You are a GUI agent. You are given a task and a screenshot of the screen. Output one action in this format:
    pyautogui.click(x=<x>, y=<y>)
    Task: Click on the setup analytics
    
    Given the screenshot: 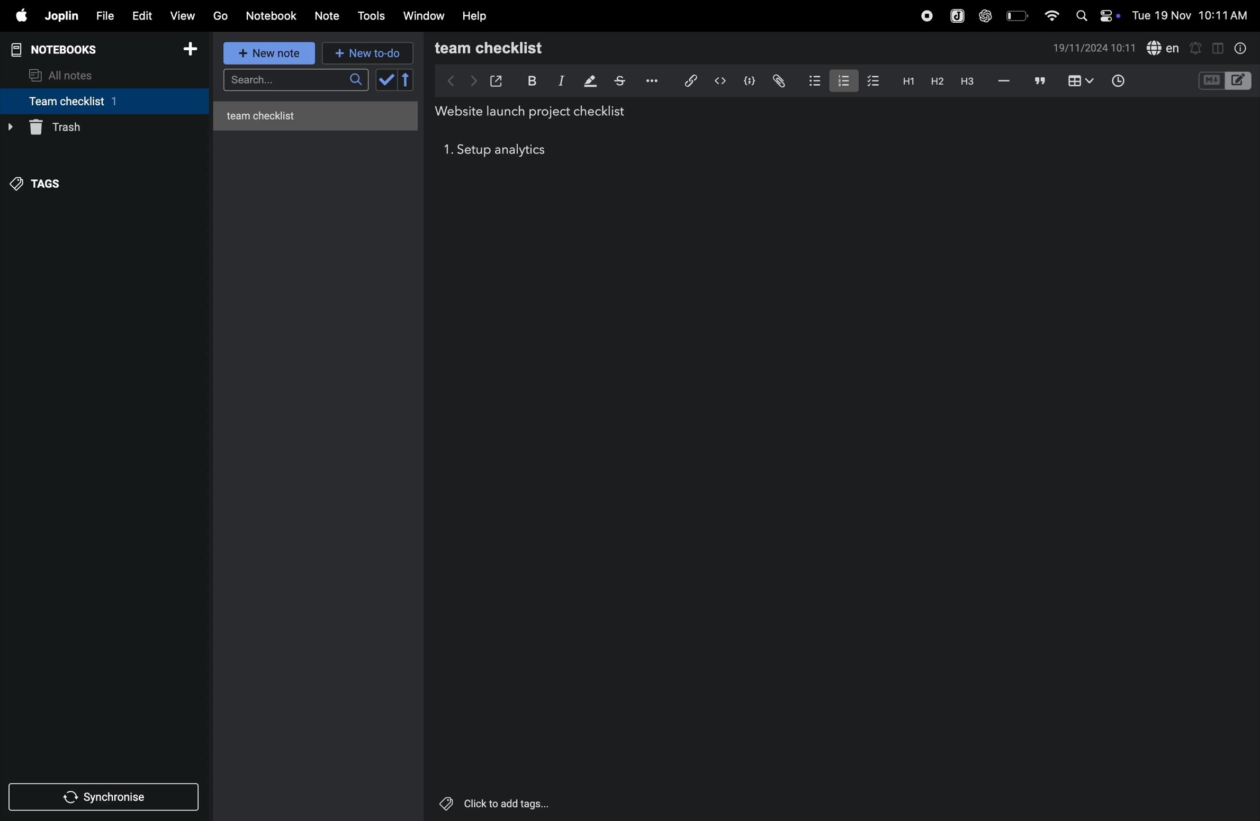 What is the action you would take?
    pyautogui.click(x=506, y=151)
    